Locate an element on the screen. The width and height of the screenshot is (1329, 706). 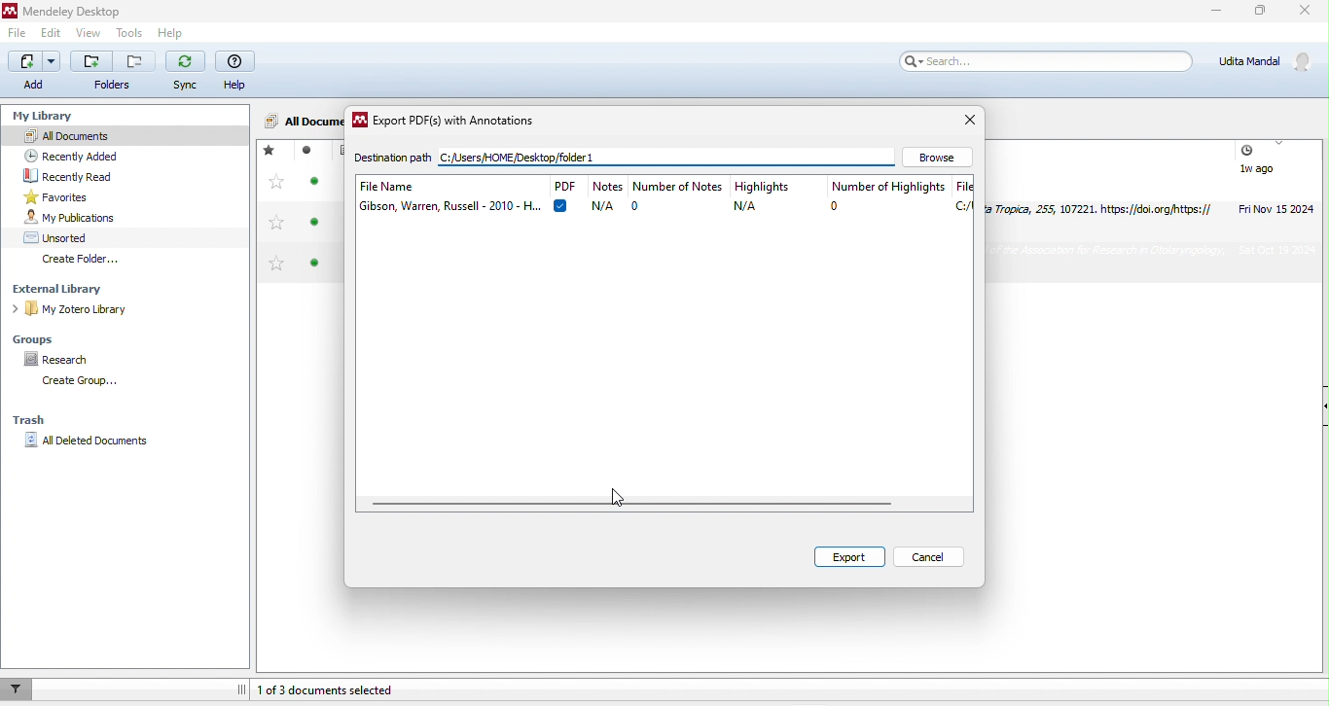
udita mandal is located at coordinates (1270, 62).